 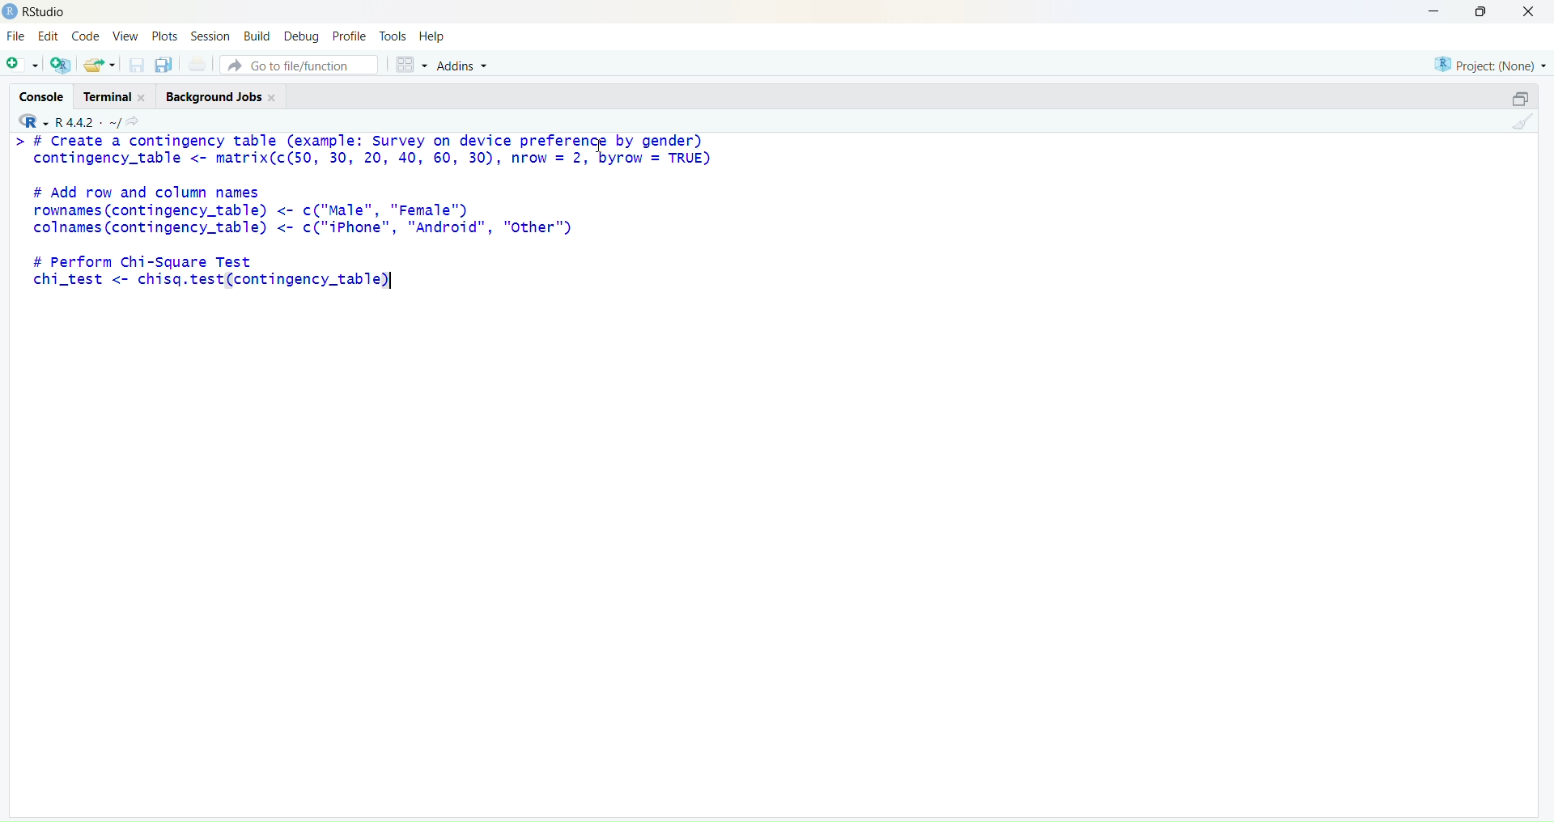 I want to click on open in a pop window, so click(x=1519, y=99).